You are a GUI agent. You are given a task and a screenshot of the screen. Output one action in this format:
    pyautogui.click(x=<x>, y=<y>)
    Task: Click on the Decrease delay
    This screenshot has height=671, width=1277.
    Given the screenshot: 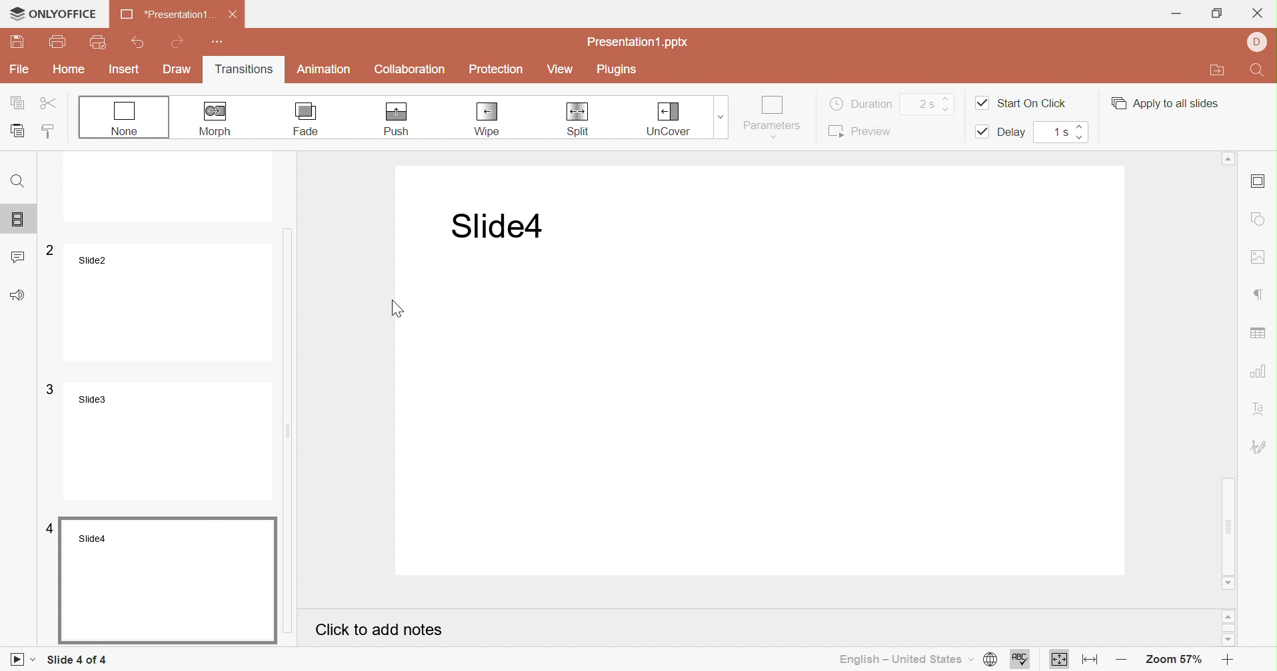 What is the action you would take?
    pyautogui.click(x=1084, y=138)
    